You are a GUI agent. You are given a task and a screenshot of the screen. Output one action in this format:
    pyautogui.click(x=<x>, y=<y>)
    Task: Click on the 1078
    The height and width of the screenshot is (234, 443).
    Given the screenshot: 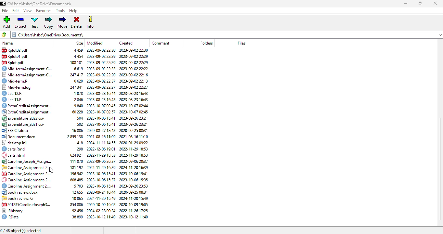 What is the action you would take?
    pyautogui.click(x=79, y=93)
    